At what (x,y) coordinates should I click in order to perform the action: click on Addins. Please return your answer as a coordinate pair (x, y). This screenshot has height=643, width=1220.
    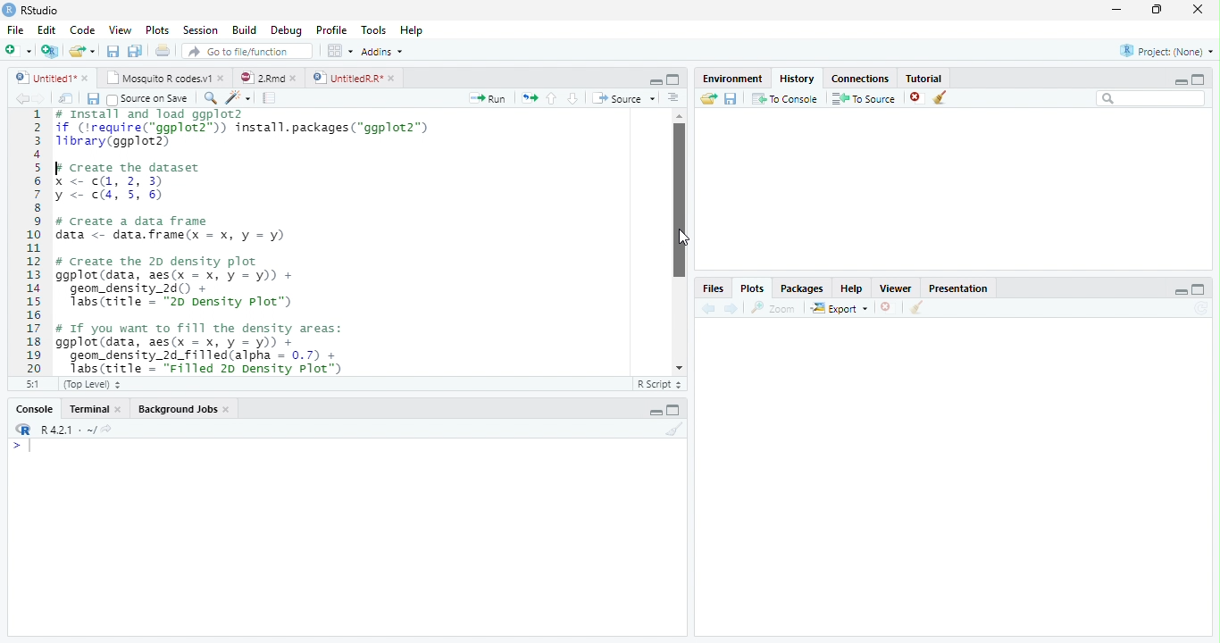
    Looking at the image, I should click on (381, 51).